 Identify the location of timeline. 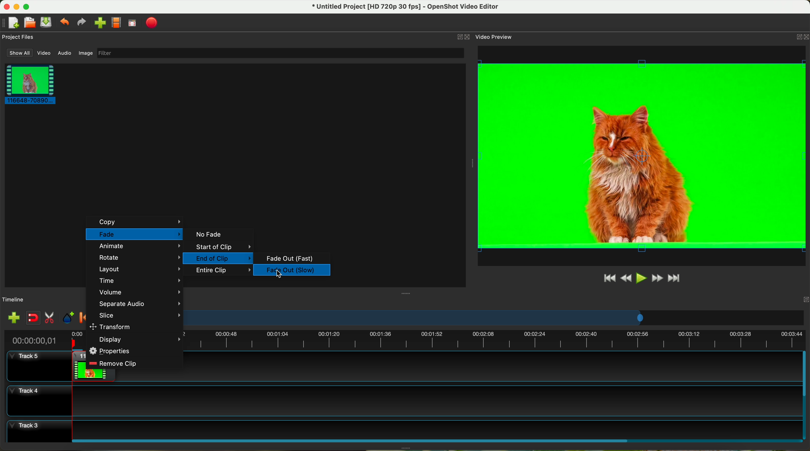
(496, 341).